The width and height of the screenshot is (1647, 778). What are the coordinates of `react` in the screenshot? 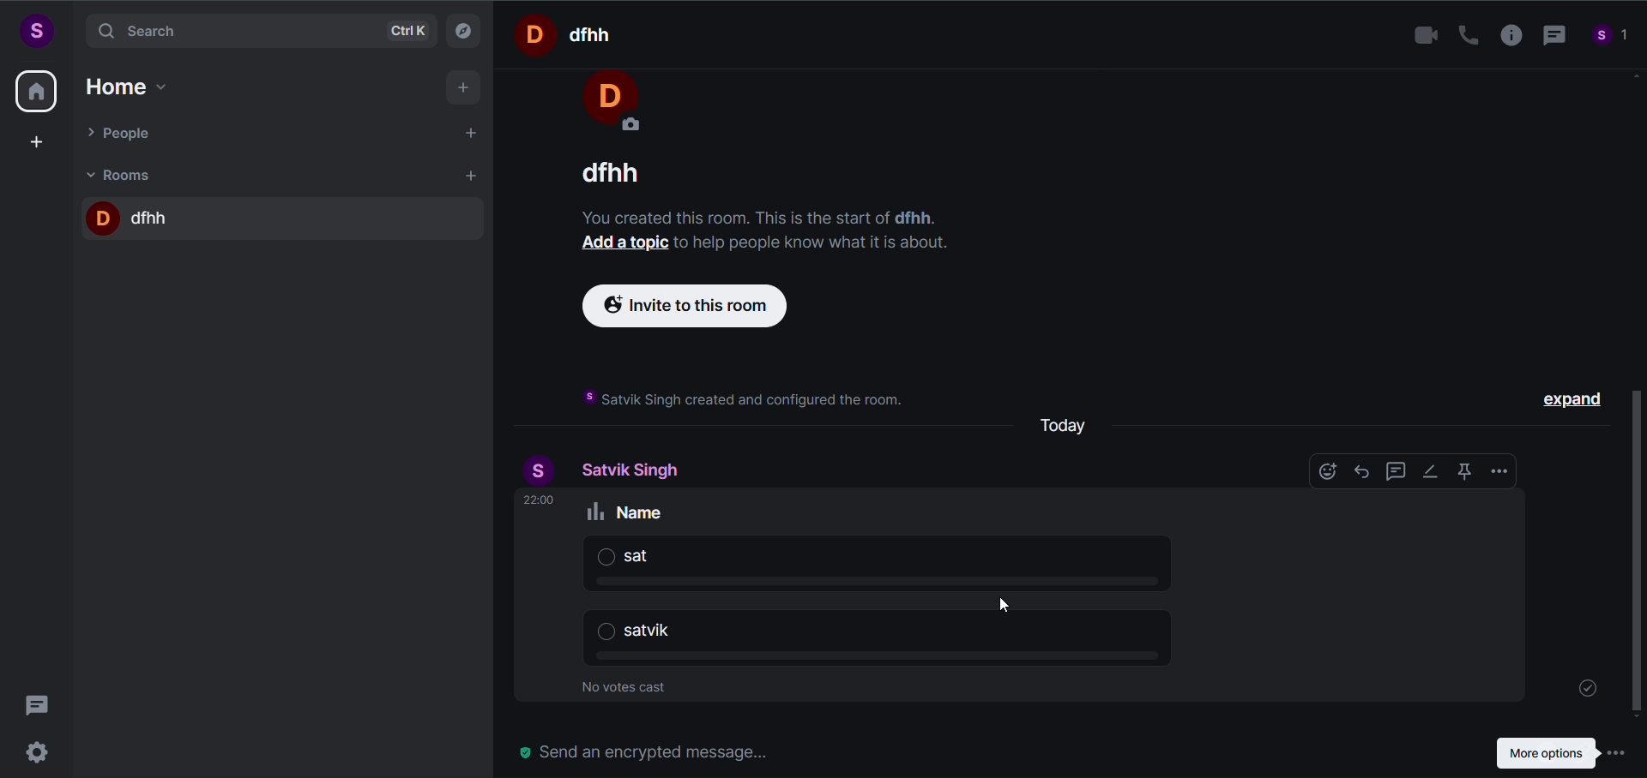 It's located at (1322, 472).